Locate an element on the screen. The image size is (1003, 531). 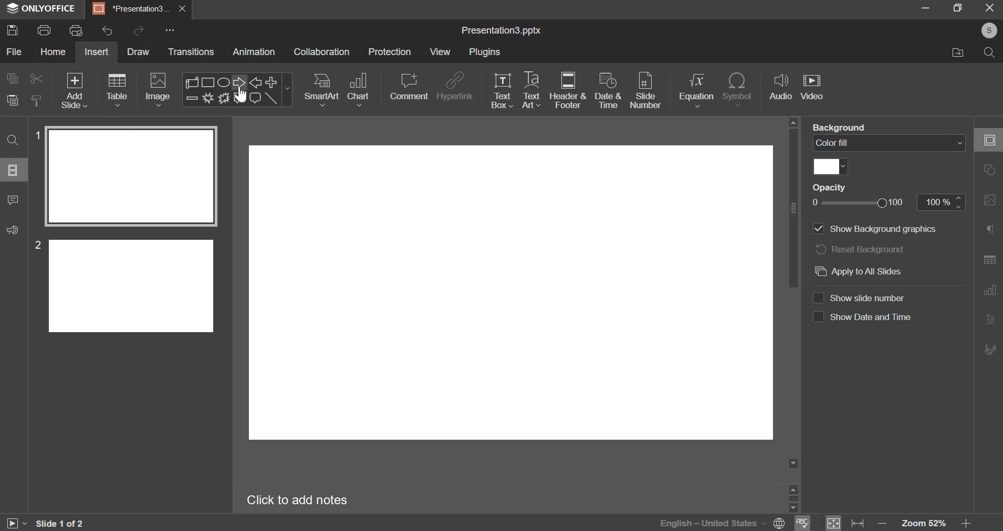
animation is located at coordinates (253, 51).